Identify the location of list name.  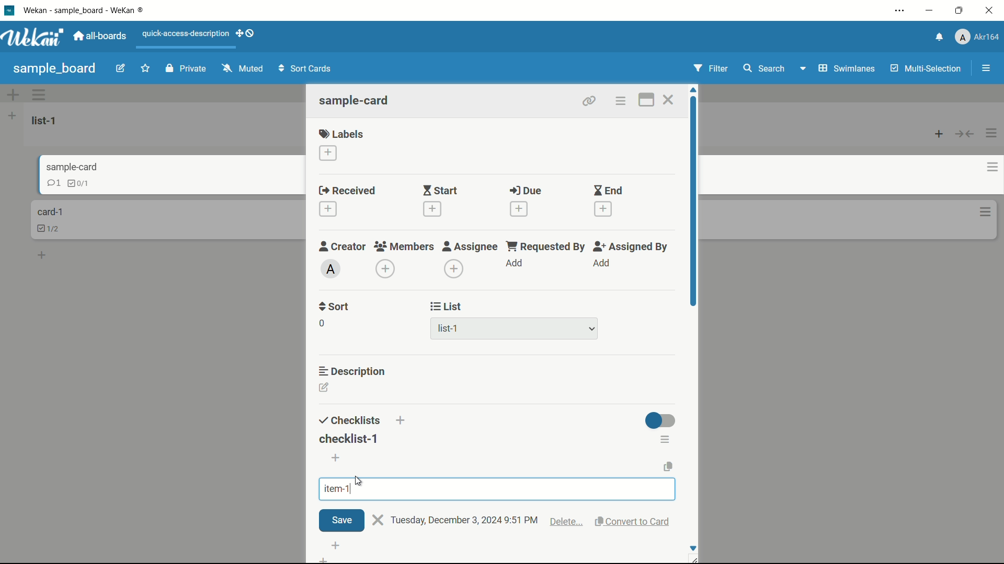
(46, 121).